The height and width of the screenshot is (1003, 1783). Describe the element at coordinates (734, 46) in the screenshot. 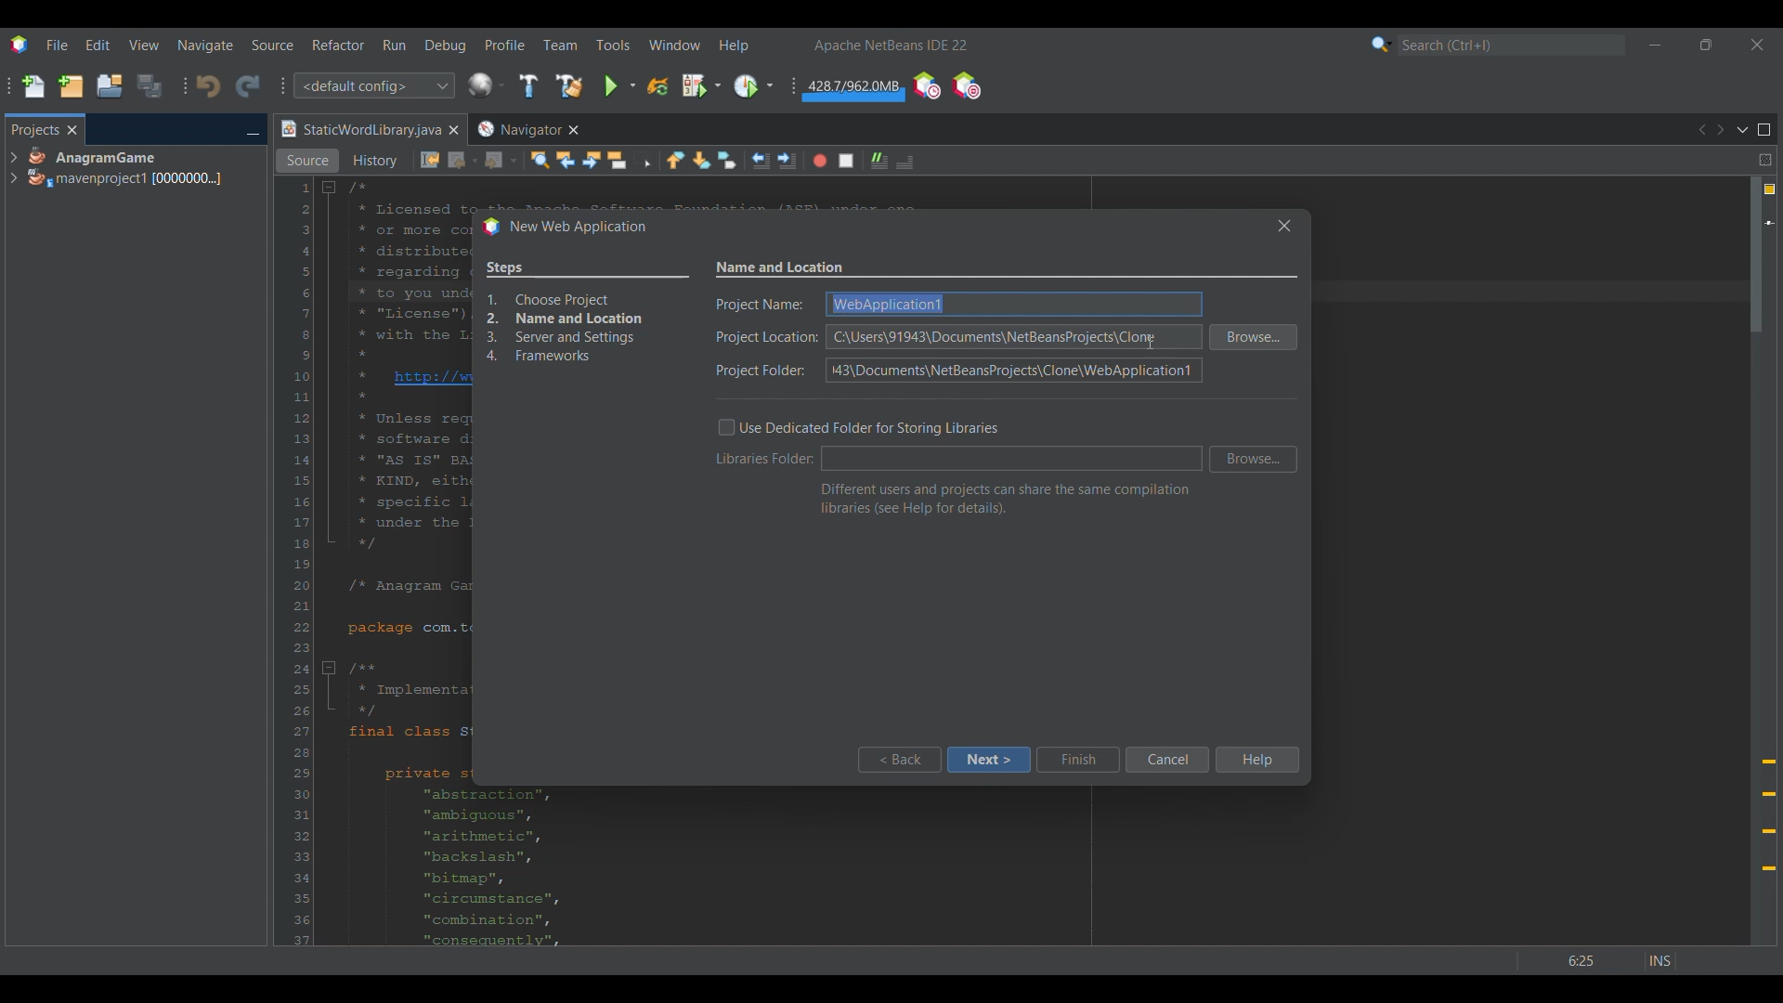

I see `Help menu` at that location.